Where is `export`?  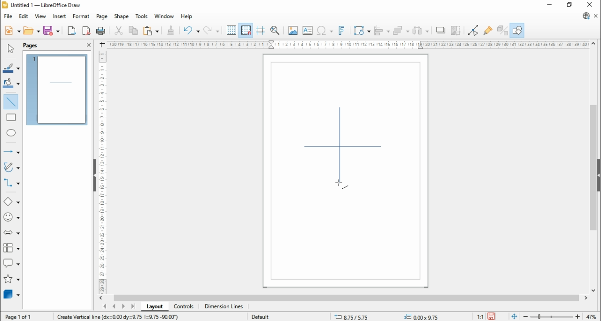
export is located at coordinates (71, 31).